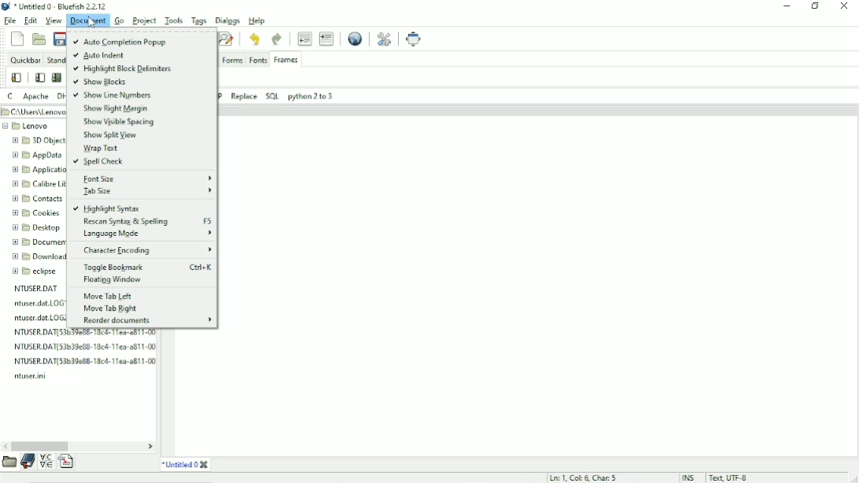  I want to click on Show right margin, so click(115, 109).